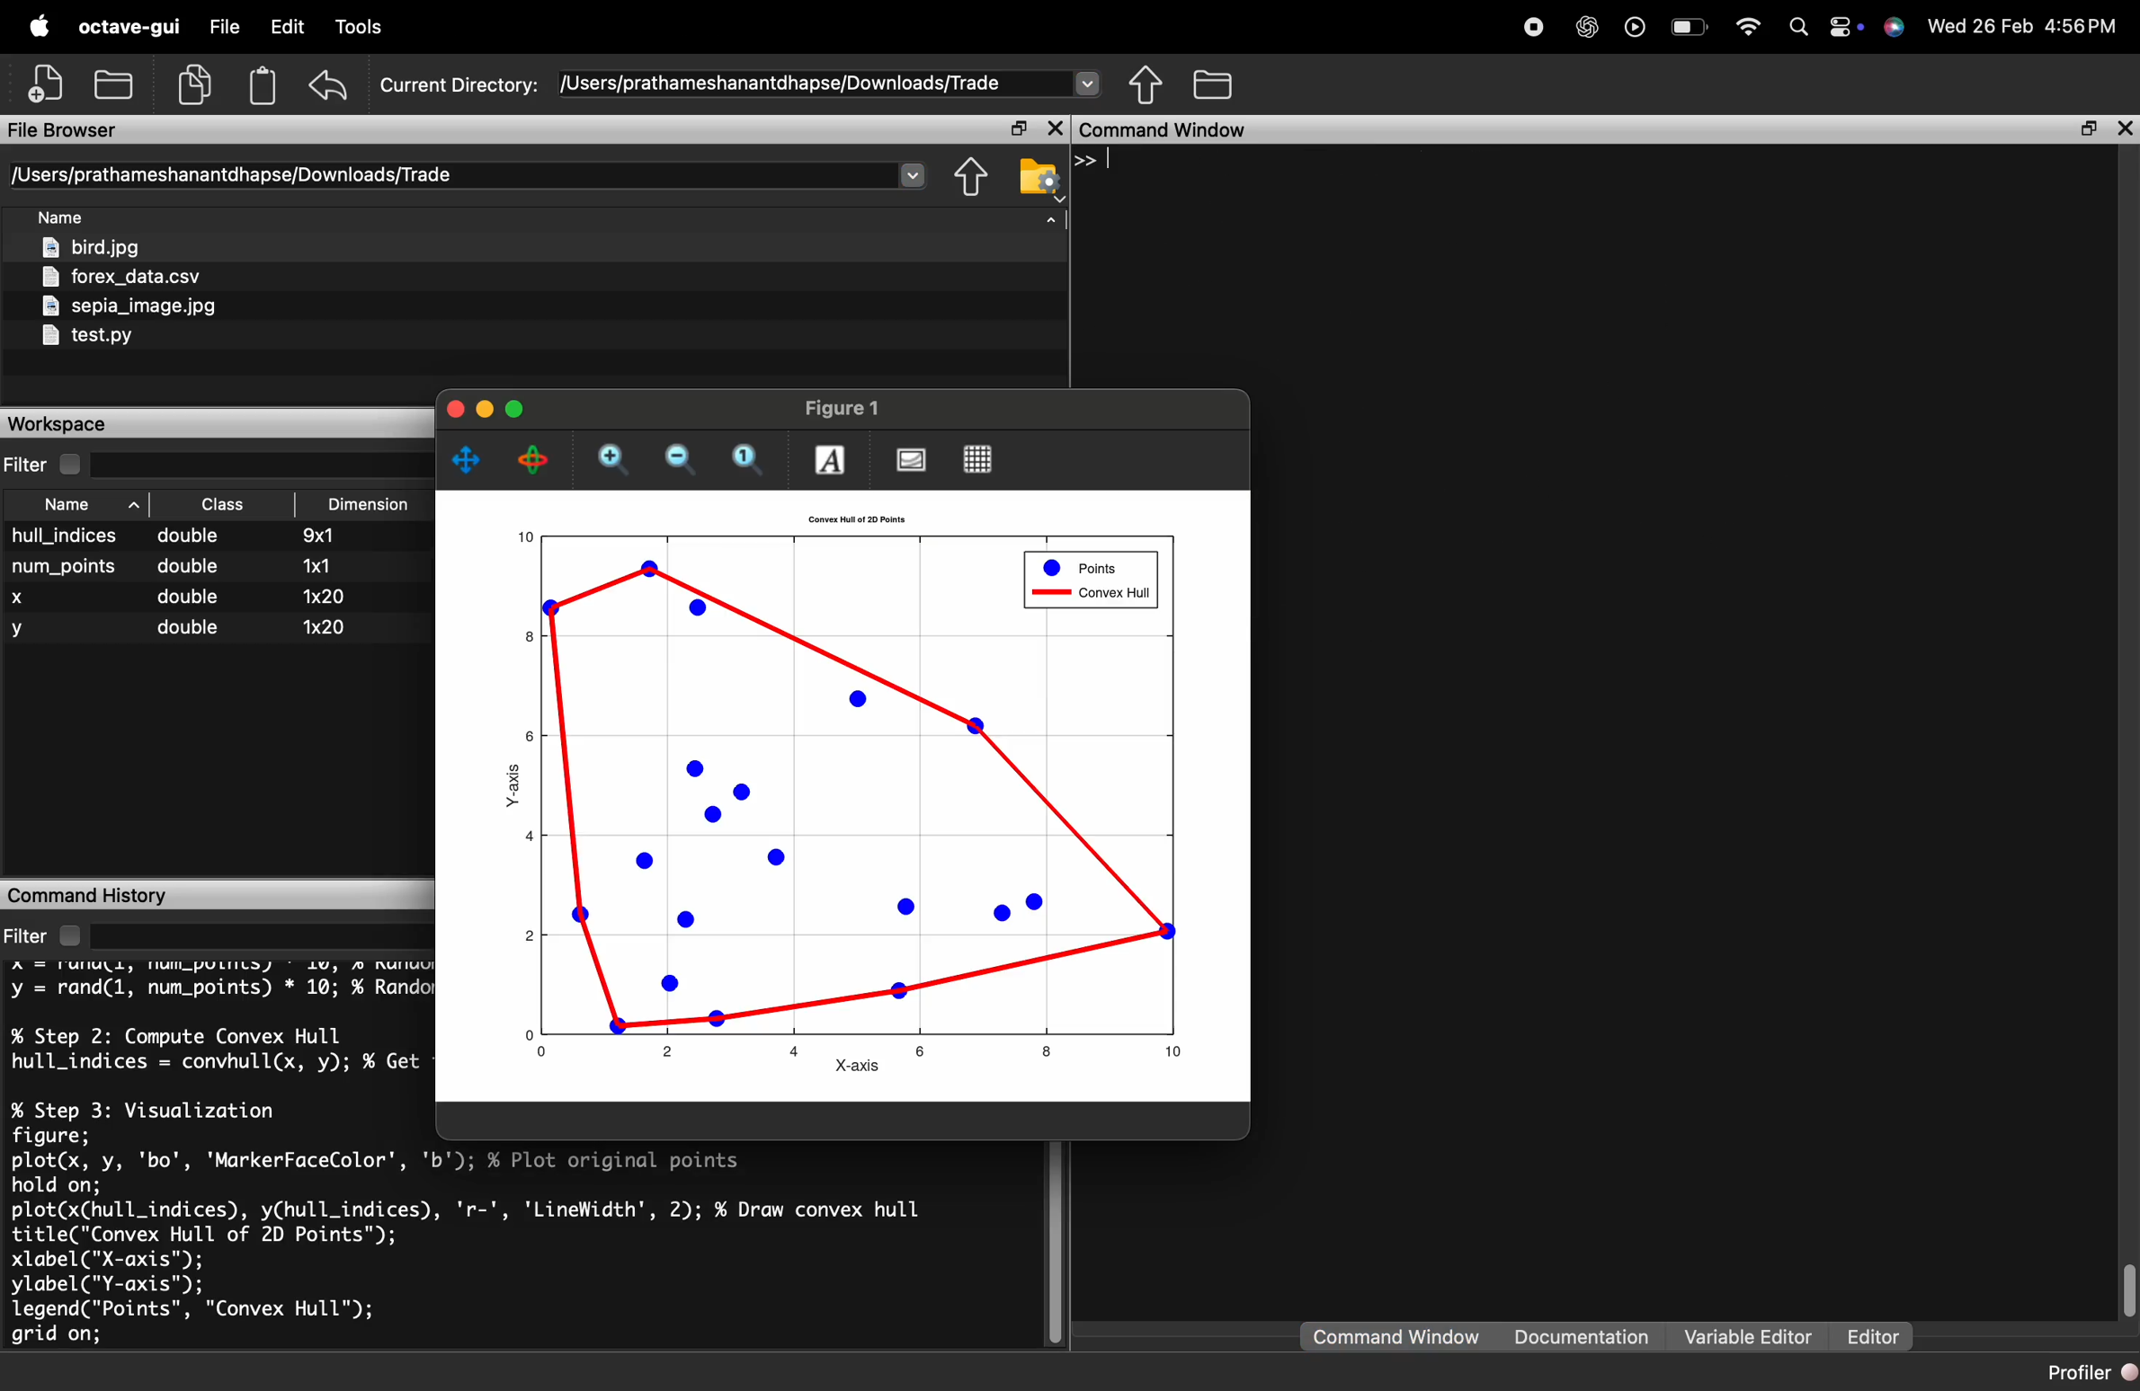 This screenshot has width=2140, height=1391. Describe the element at coordinates (1799, 29) in the screenshot. I see `search` at that location.